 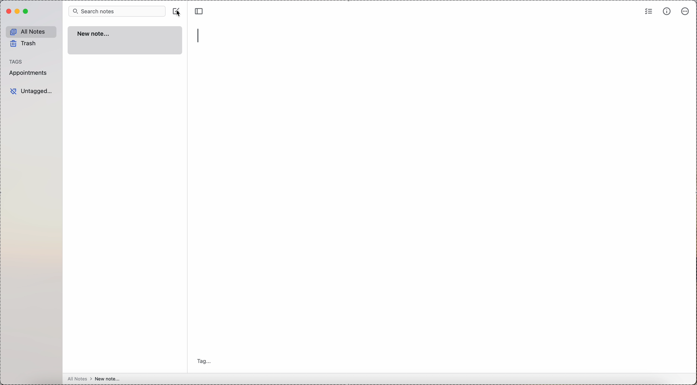 What do you see at coordinates (178, 15) in the screenshot?
I see `cursor` at bounding box center [178, 15].